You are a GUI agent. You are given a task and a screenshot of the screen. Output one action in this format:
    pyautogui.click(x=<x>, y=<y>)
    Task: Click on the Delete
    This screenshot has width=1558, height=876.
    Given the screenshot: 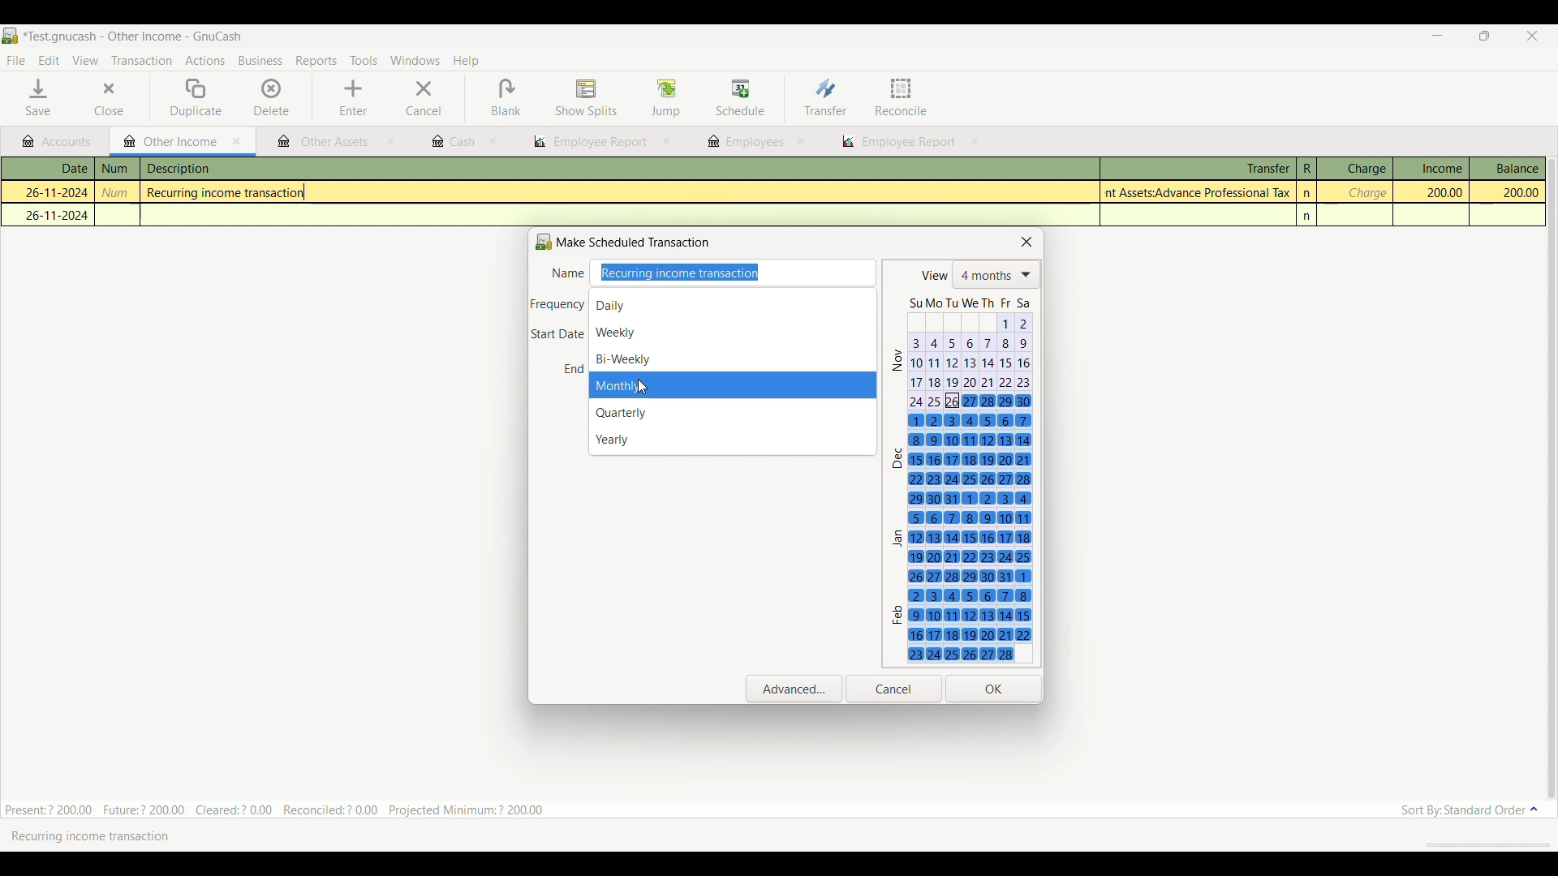 What is the action you would take?
    pyautogui.click(x=272, y=97)
    